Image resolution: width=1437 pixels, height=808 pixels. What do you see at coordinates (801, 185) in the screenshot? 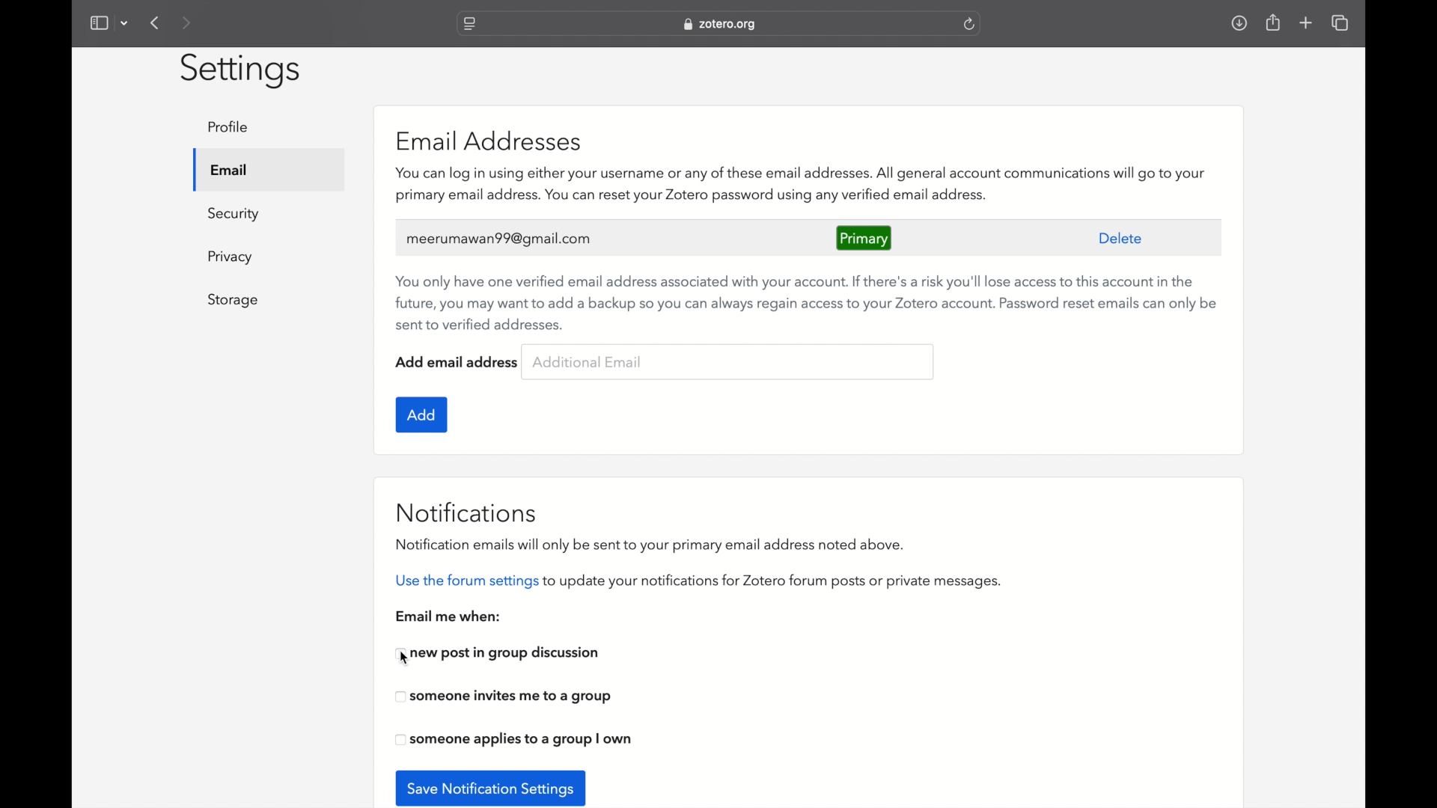
I see `zotero features associated with email` at bounding box center [801, 185].